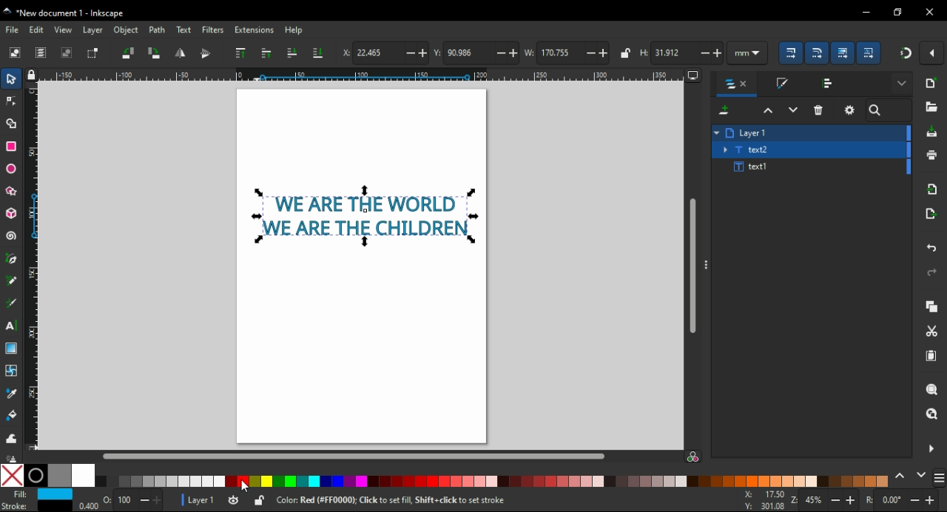 The width and height of the screenshot is (947, 512). Describe the element at coordinates (33, 76) in the screenshot. I see `lock` at that location.